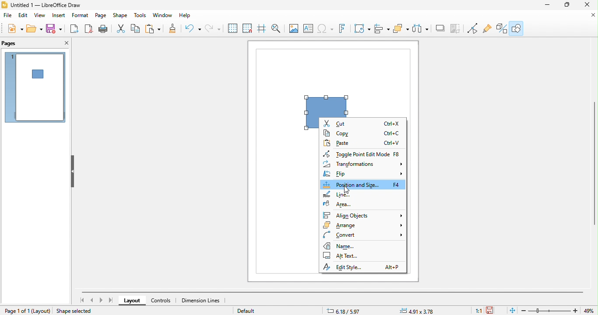 The height and width of the screenshot is (315, 598). What do you see at coordinates (440, 28) in the screenshot?
I see `crop image` at bounding box center [440, 28].